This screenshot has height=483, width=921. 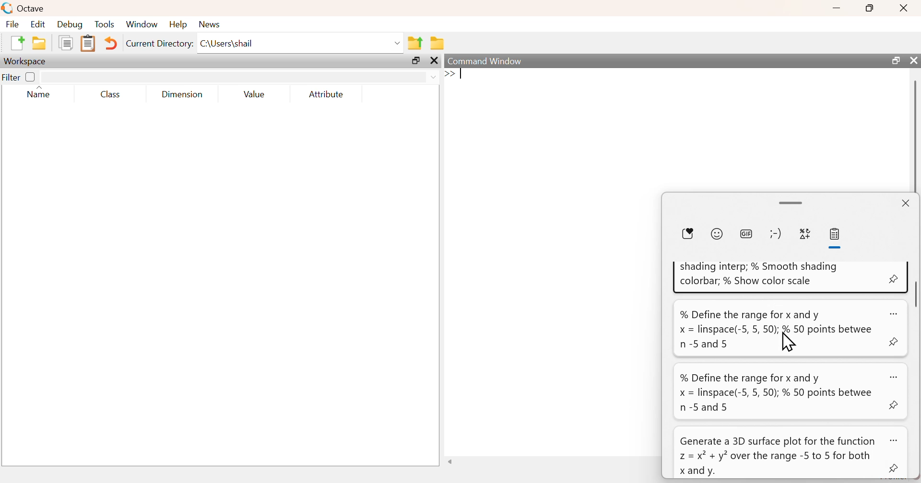 I want to click on Generate a 3D surface plot for the functionz =x? + y* over the range -5 to 5 for both x and y., so click(x=777, y=456).